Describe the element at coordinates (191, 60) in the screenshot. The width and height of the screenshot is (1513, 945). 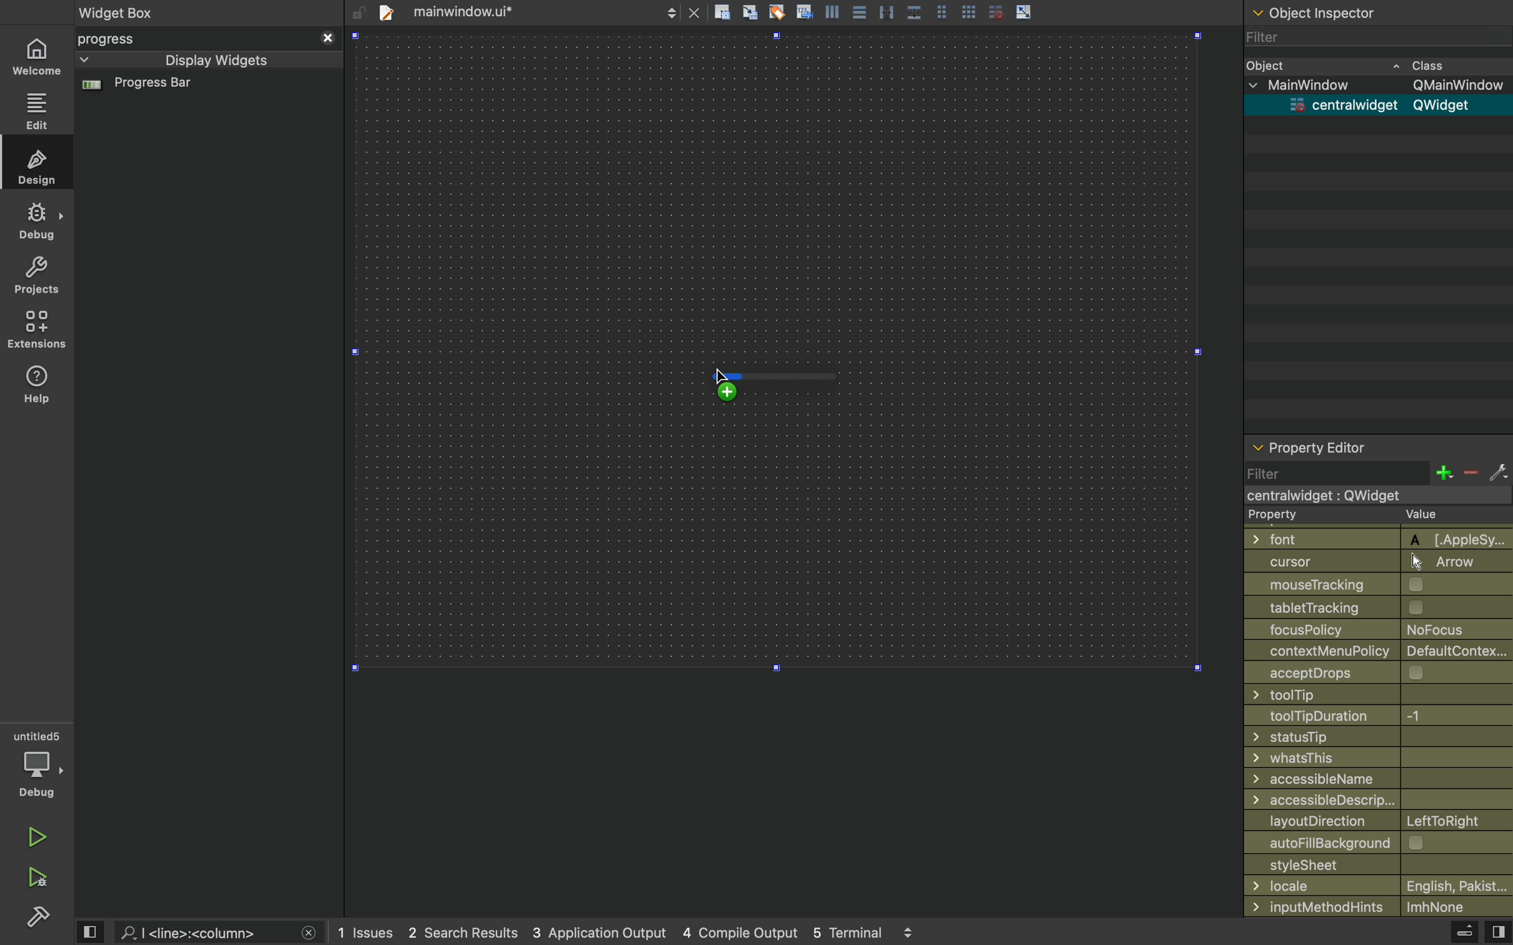
I see `display widget` at that location.